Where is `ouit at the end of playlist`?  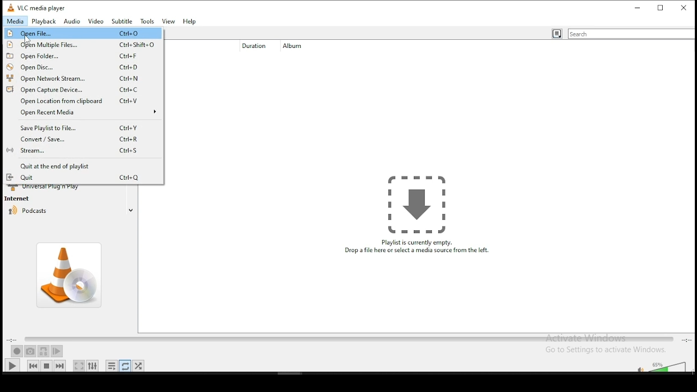 ouit at the end of playlist is located at coordinates (74, 166).